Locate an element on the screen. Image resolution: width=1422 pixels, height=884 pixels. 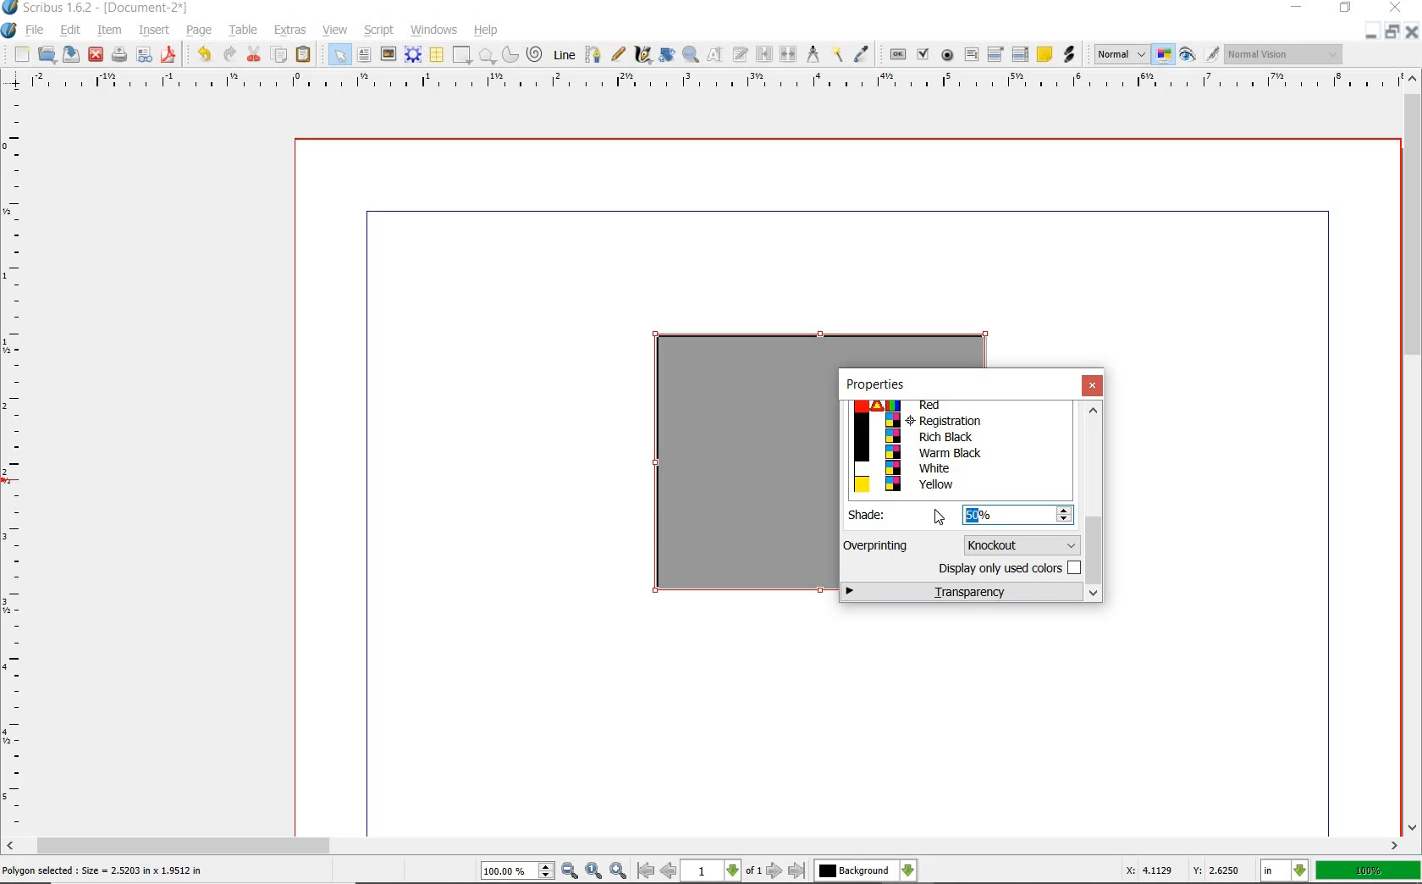
go to first page is located at coordinates (645, 872).